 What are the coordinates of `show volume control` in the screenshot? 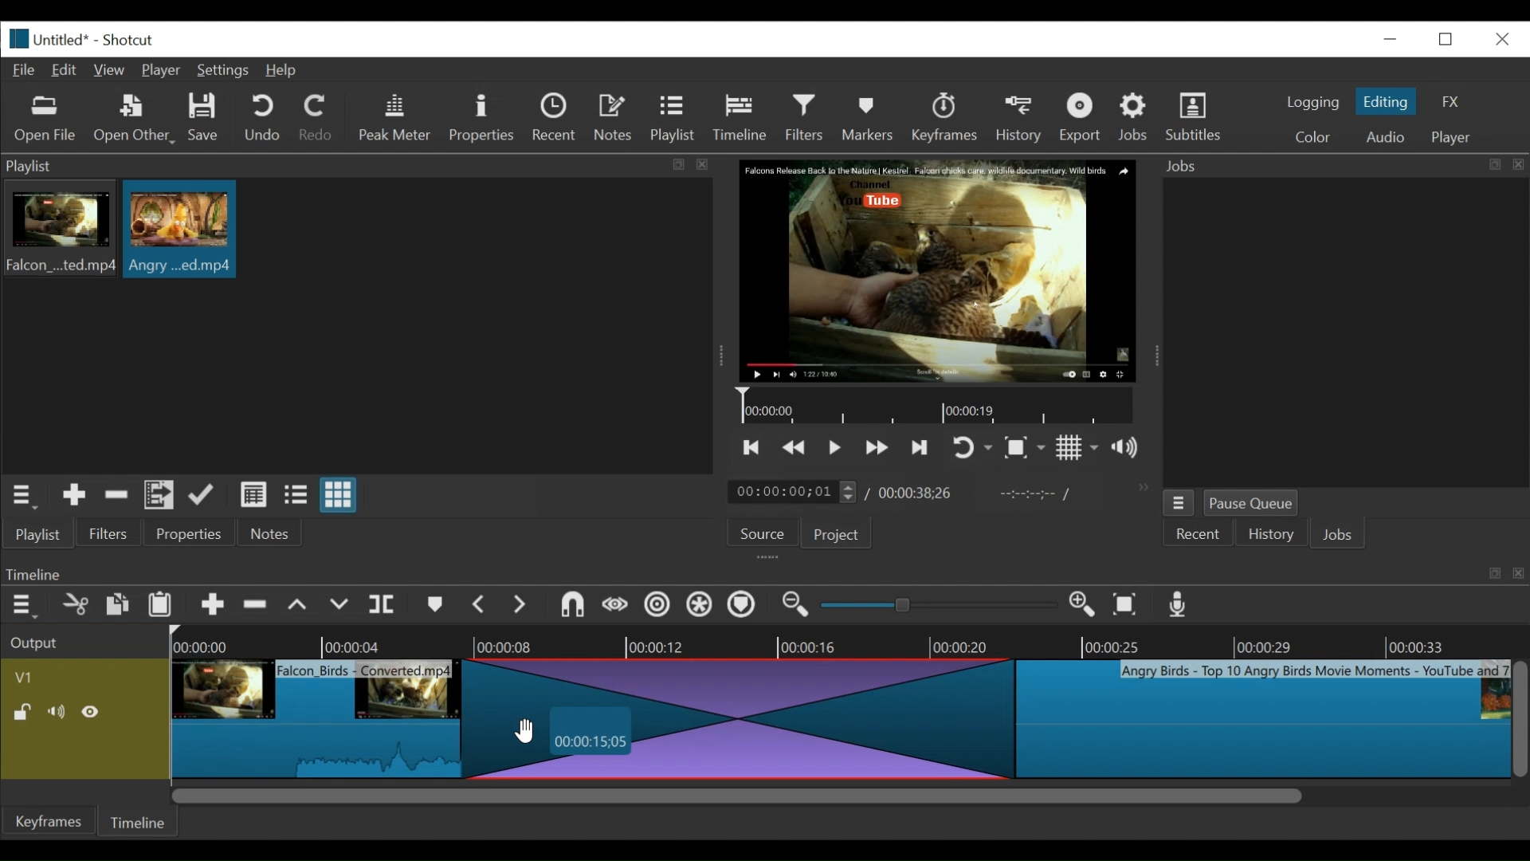 It's located at (1132, 449).